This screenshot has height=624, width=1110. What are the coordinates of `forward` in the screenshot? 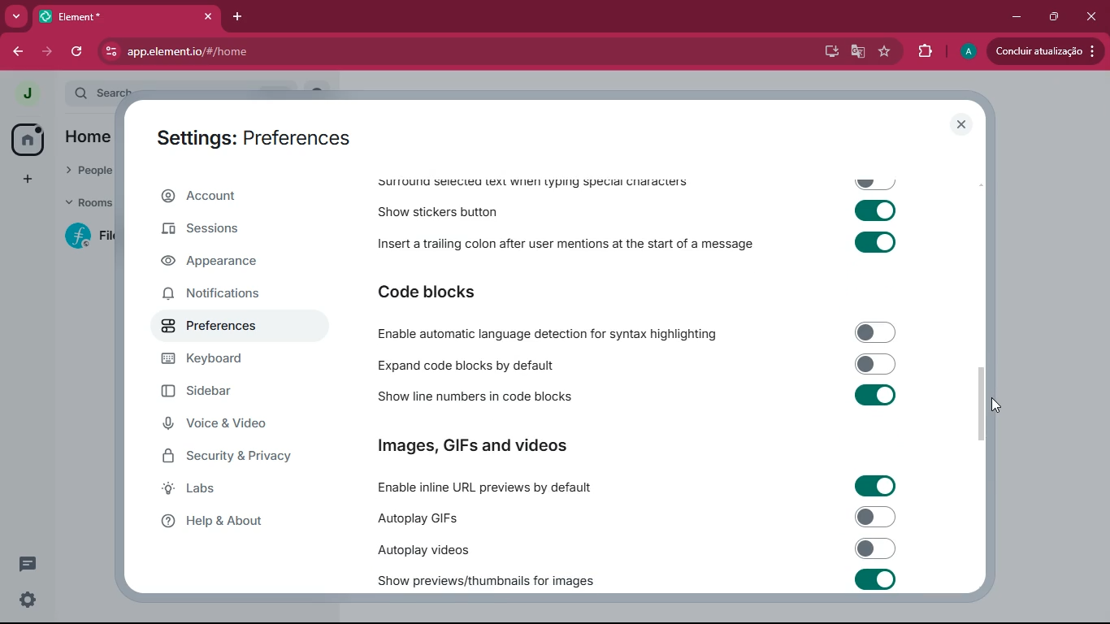 It's located at (47, 50).